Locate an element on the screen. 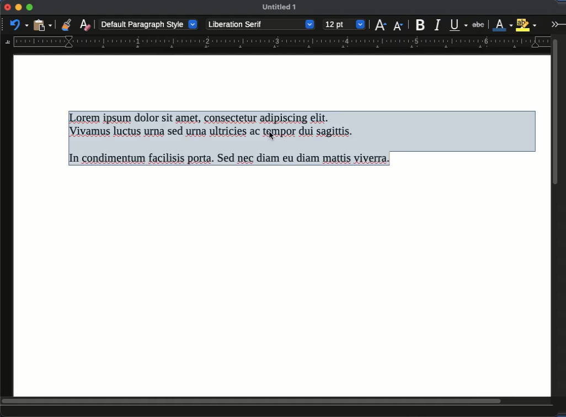 This screenshot has width=566, height=417. underline  is located at coordinates (459, 25).